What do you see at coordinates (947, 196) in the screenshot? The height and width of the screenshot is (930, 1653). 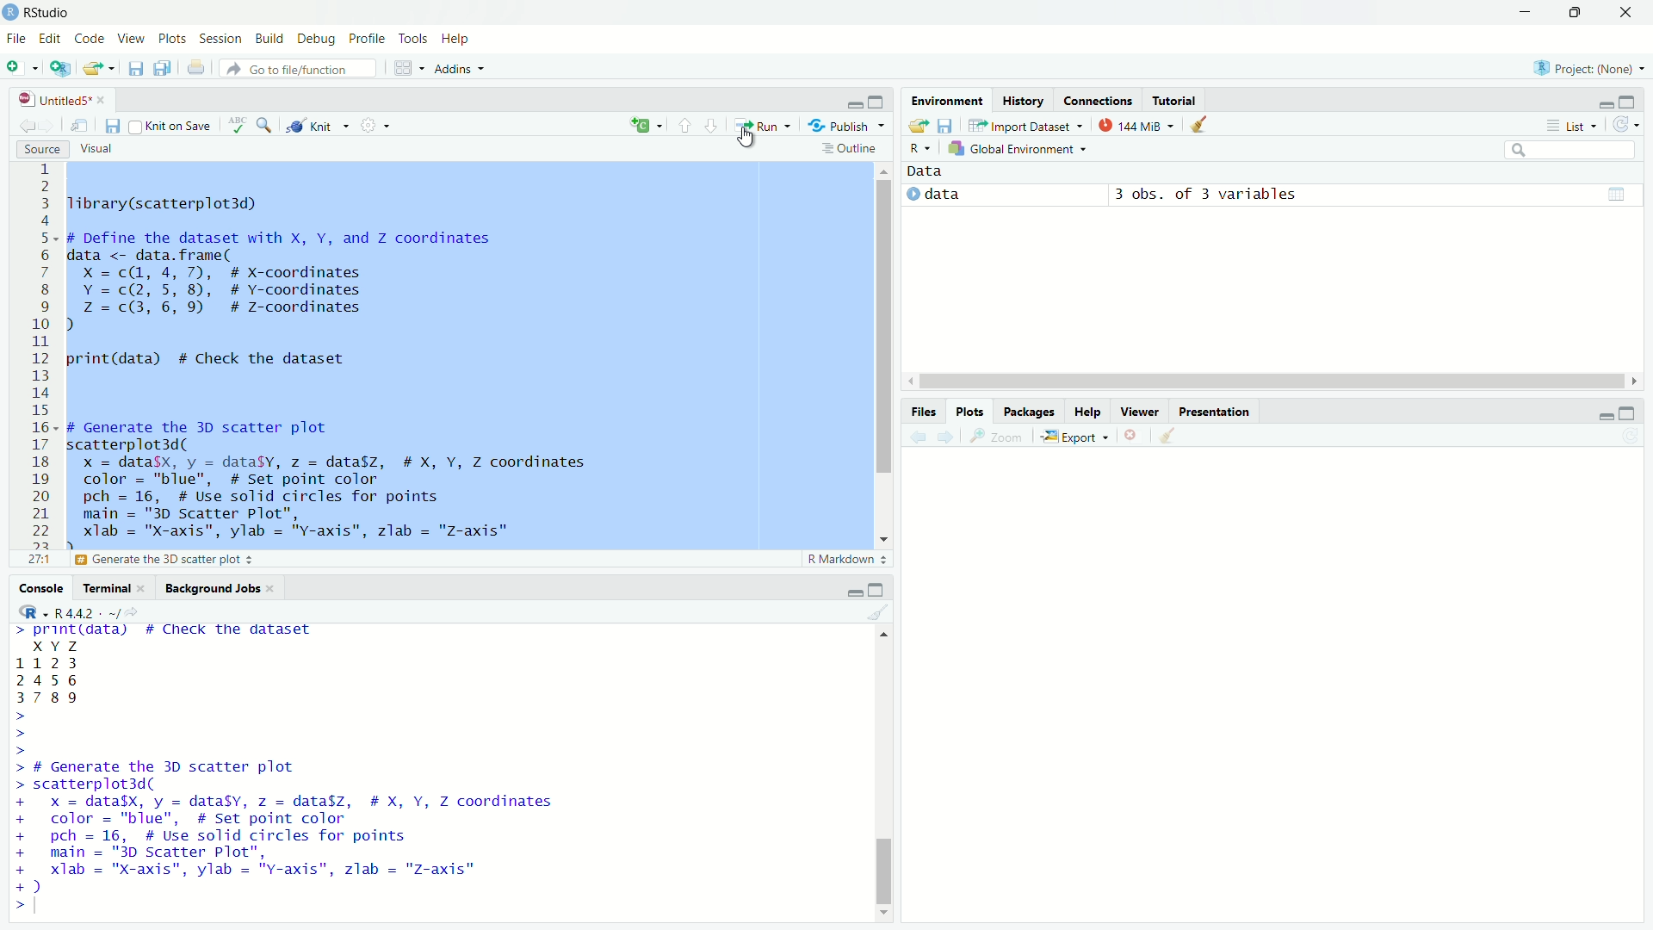 I see `data` at bounding box center [947, 196].